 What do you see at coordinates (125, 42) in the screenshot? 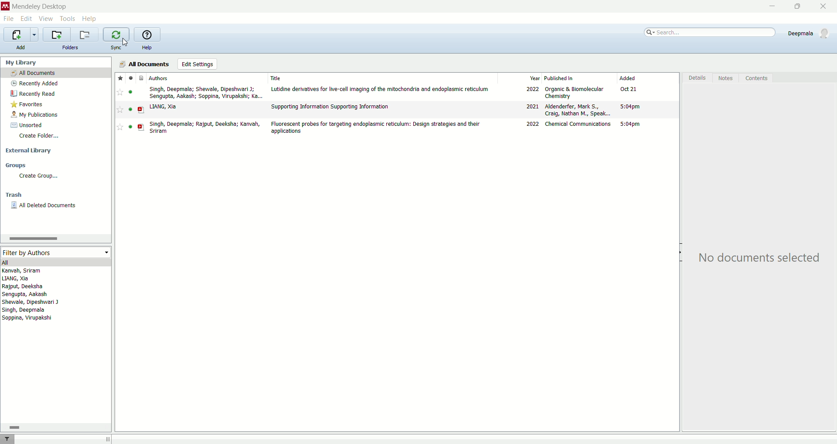
I see `cursor` at bounding box center [125, 42].